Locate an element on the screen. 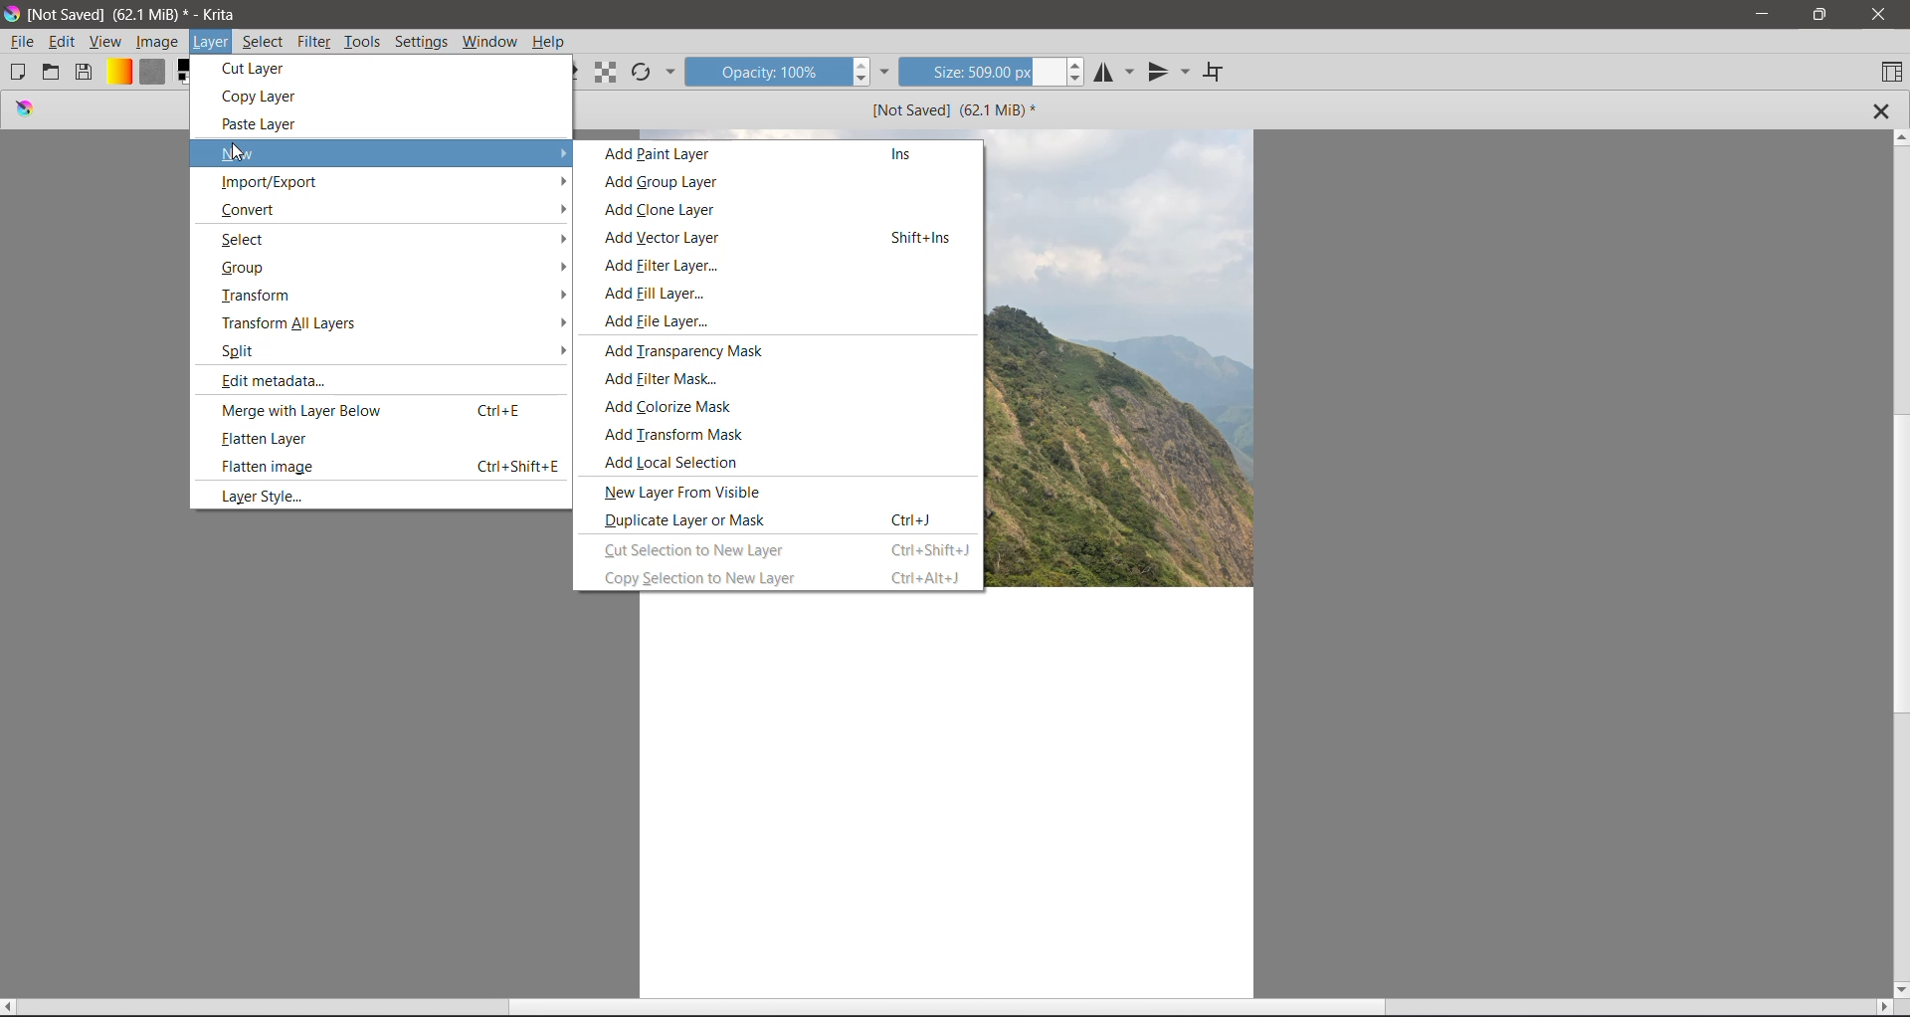 This screenshot has height=1017, width=1910. Transform All Layers is located at coordinates (390, 321).